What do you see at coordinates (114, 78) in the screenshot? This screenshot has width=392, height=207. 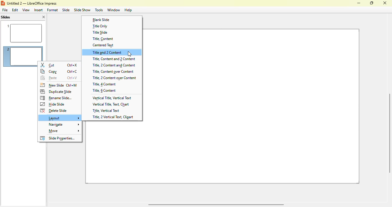 I see `title, 2 content over content` at bounding box center [114, 78].